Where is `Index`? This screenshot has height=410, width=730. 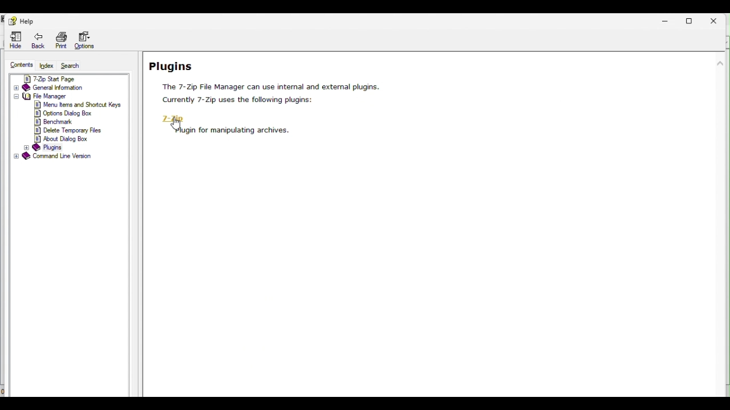 Index is located at coordinates (46, 65).